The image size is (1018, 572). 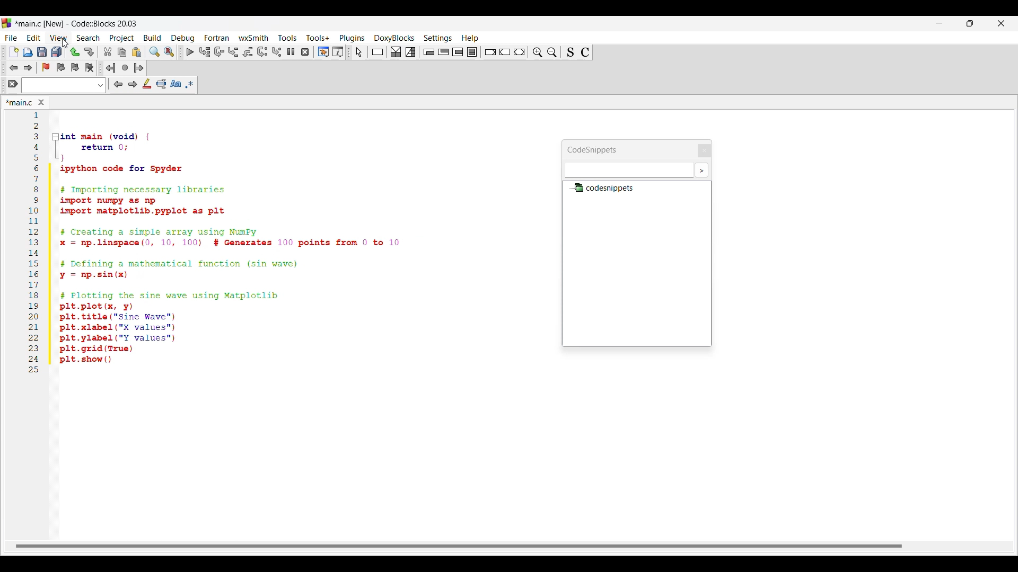 What do you see at coordinates (608, 189) in the screenshot?
I see `Codesnippets file` at bounding box center [608, 189].